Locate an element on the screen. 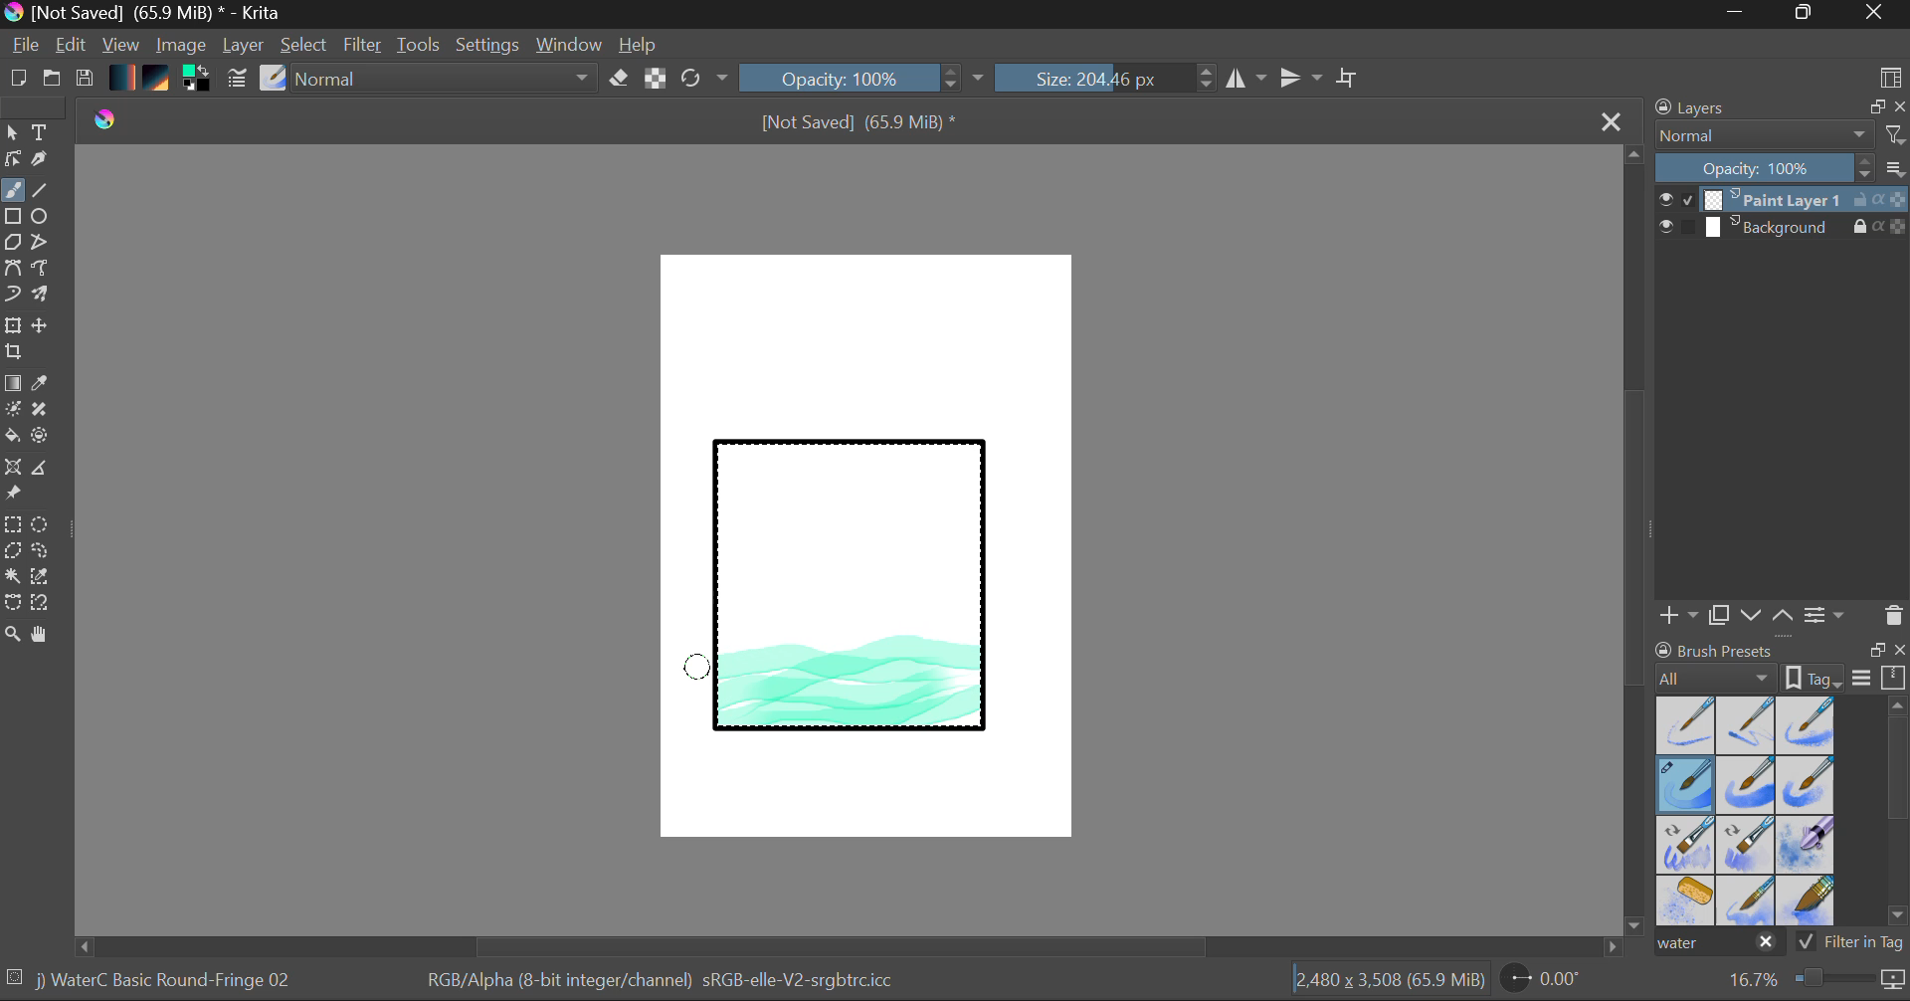  Zoom is located at coordinates (1814, 980).